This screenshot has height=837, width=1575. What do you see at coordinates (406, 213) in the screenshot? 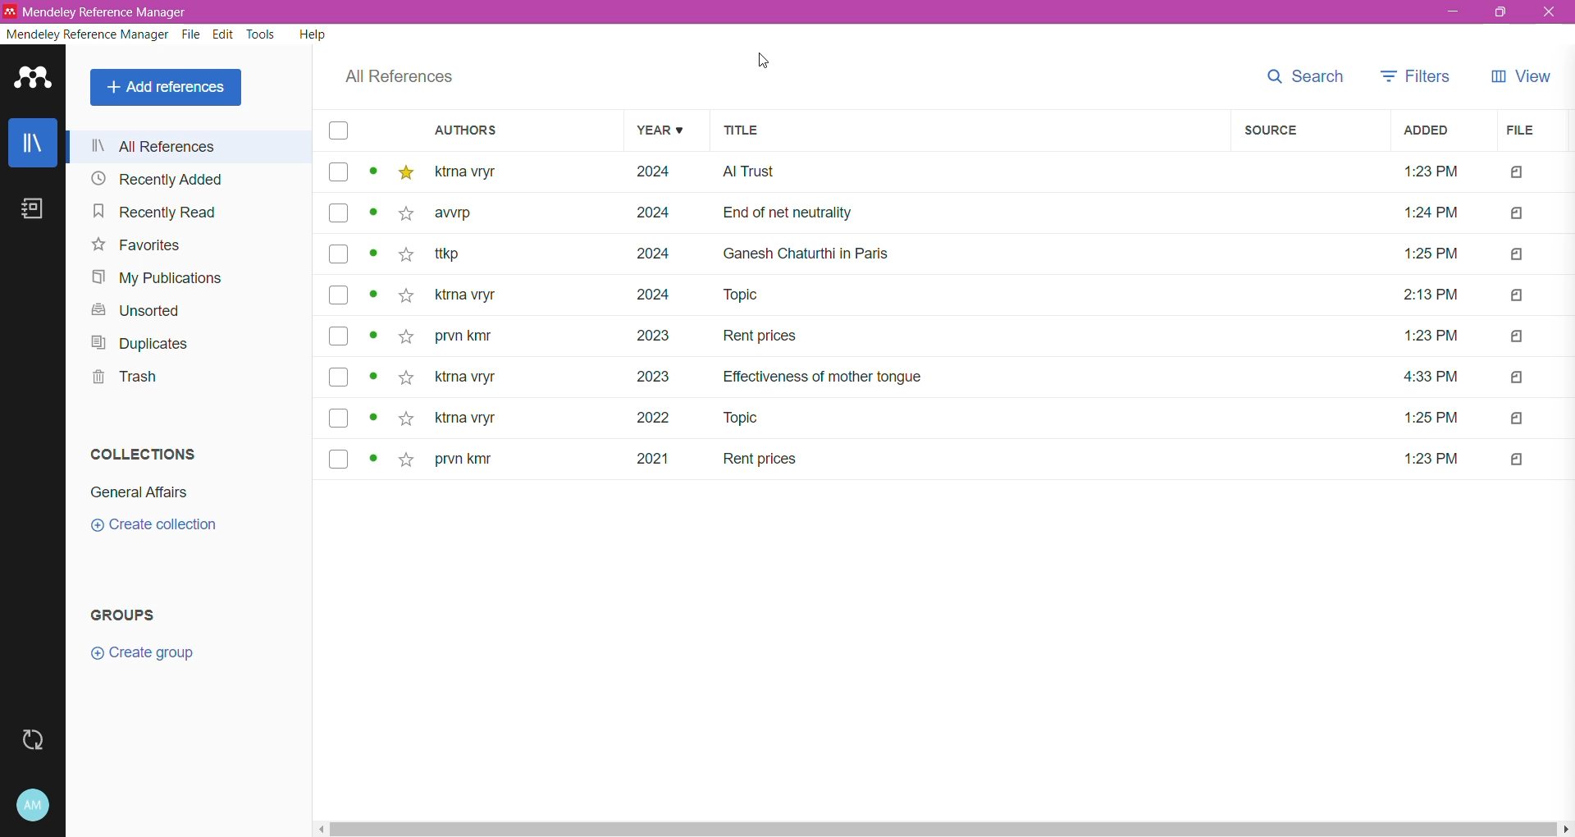
I see `click to add to favorites` at bounding box center [406, 213].